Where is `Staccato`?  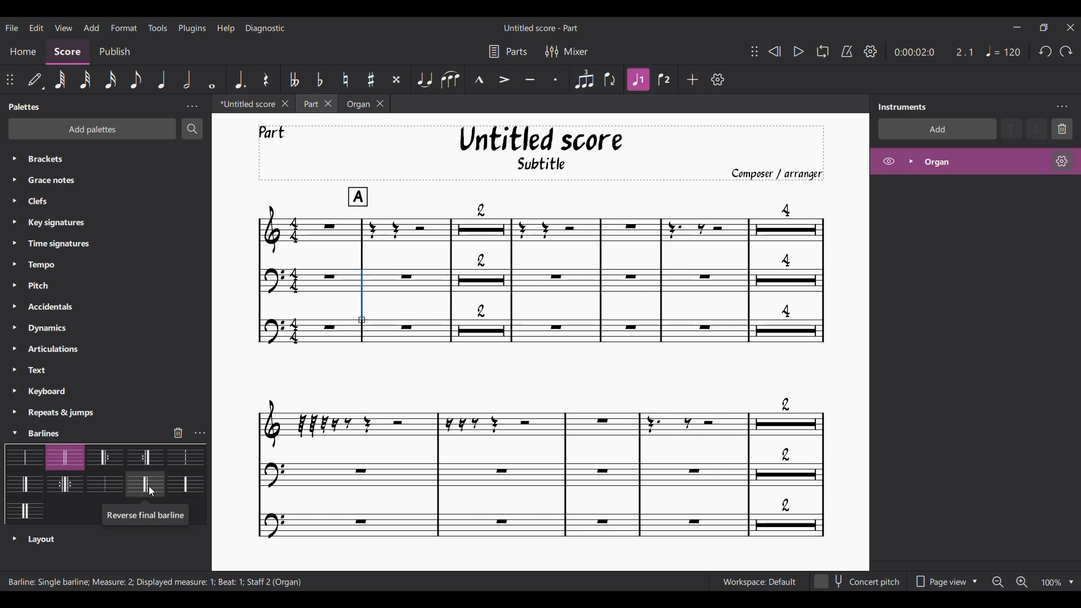 Staccato is located at coordinates (556, 79).